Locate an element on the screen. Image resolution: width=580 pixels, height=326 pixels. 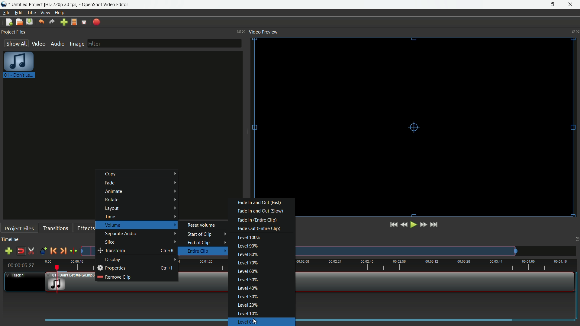
level 50% is located at coordinates (248, 280).